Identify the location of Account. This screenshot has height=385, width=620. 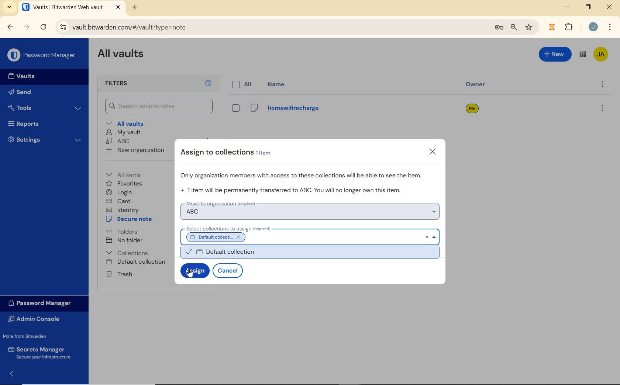
(593, 27).